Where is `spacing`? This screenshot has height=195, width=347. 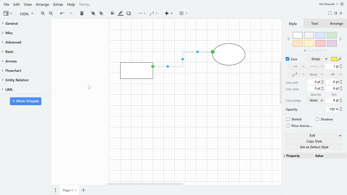
spacing is located at coordinates (316, 95).